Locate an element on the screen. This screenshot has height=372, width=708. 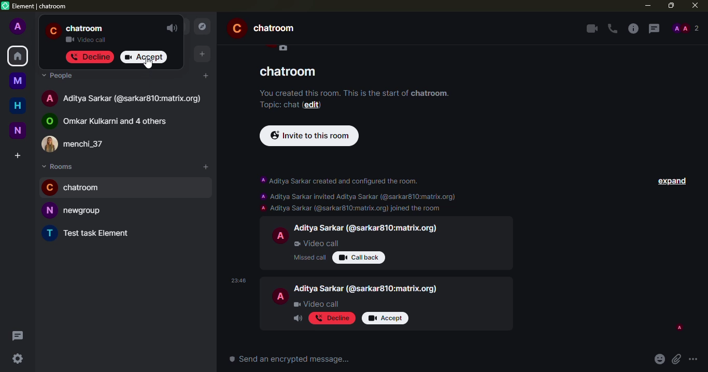
©  Omkar Kulkarni and 4 others is located at coordinates (114, 122).